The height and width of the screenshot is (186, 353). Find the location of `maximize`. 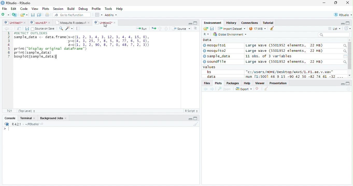

maximize is located at coordinates (335, 3).